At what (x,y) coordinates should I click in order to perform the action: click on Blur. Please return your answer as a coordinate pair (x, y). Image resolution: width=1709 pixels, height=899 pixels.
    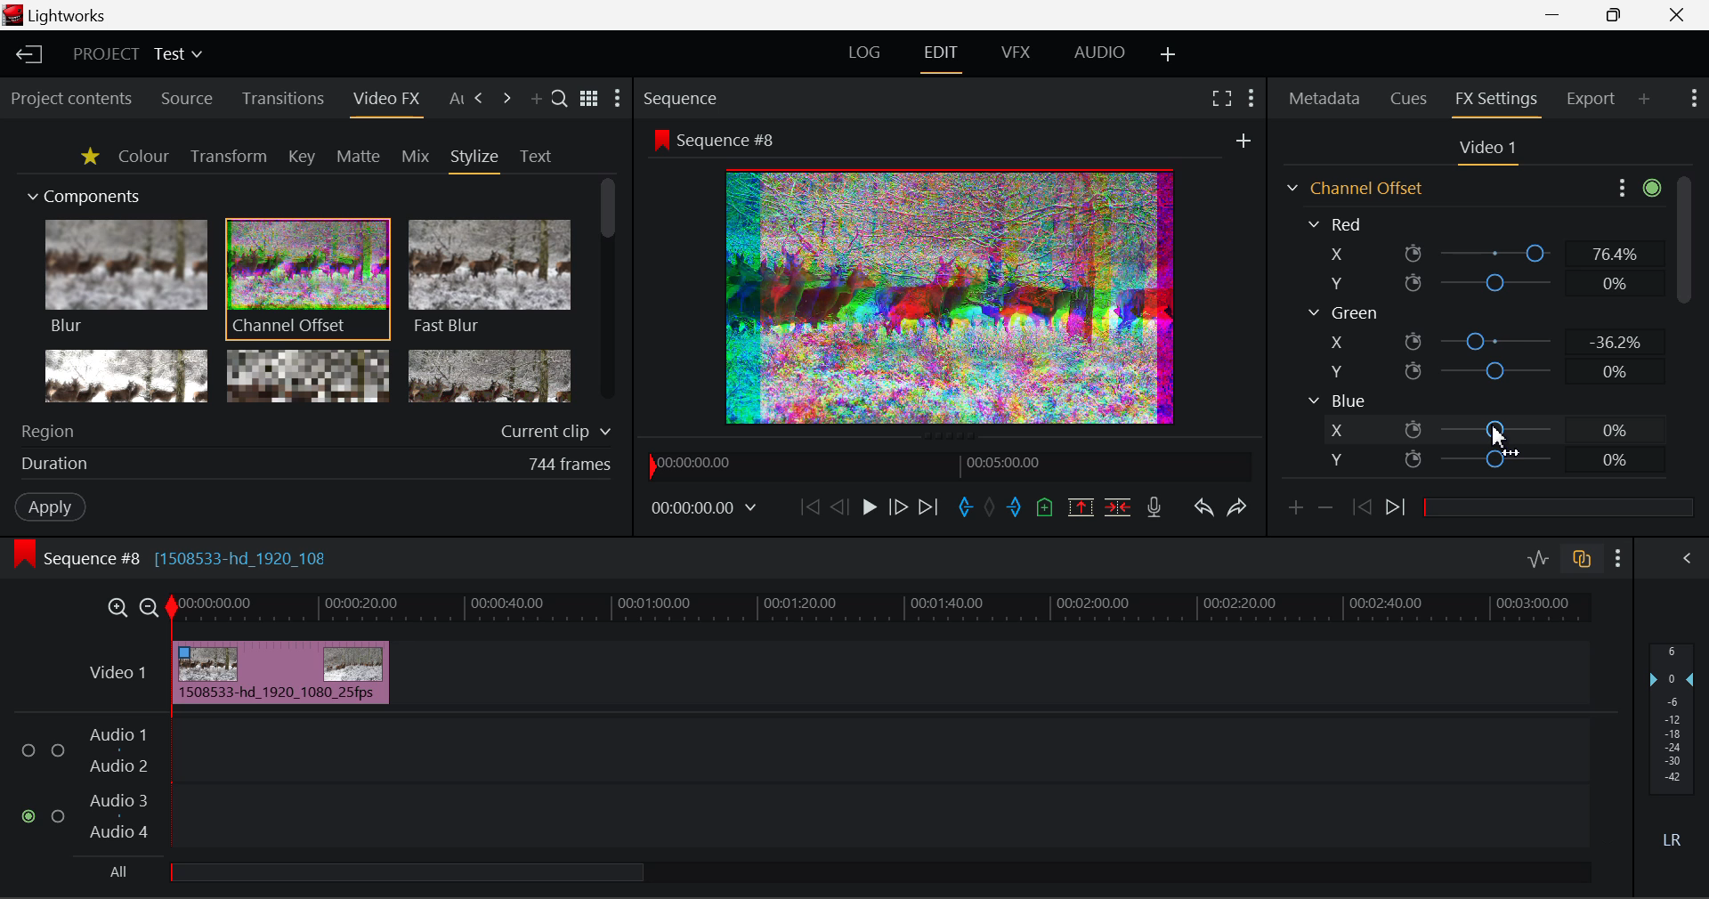
    Looking at the image, I should click on (125, 278).